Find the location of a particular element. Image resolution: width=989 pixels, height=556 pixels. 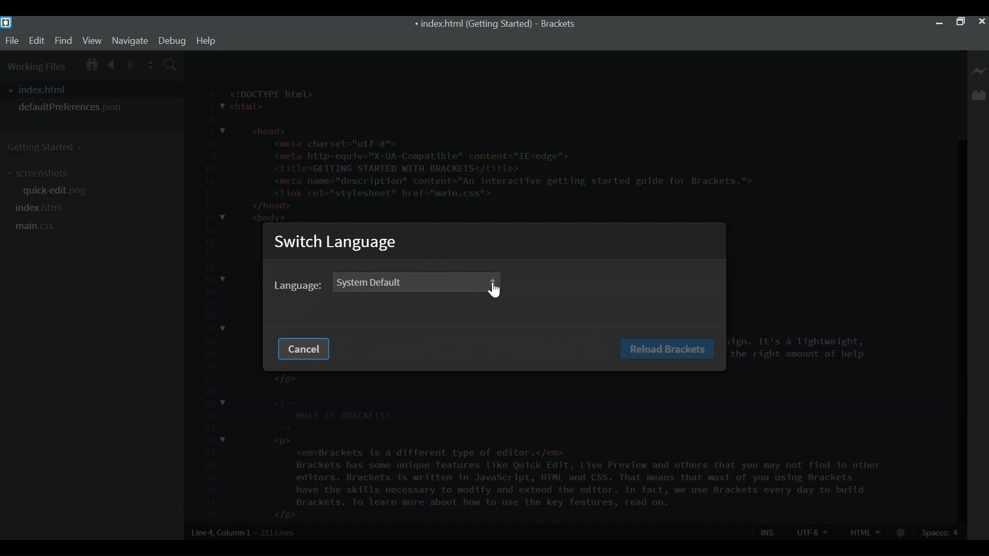

Bracket Desktop Icon is located at coordinates (6, 23).